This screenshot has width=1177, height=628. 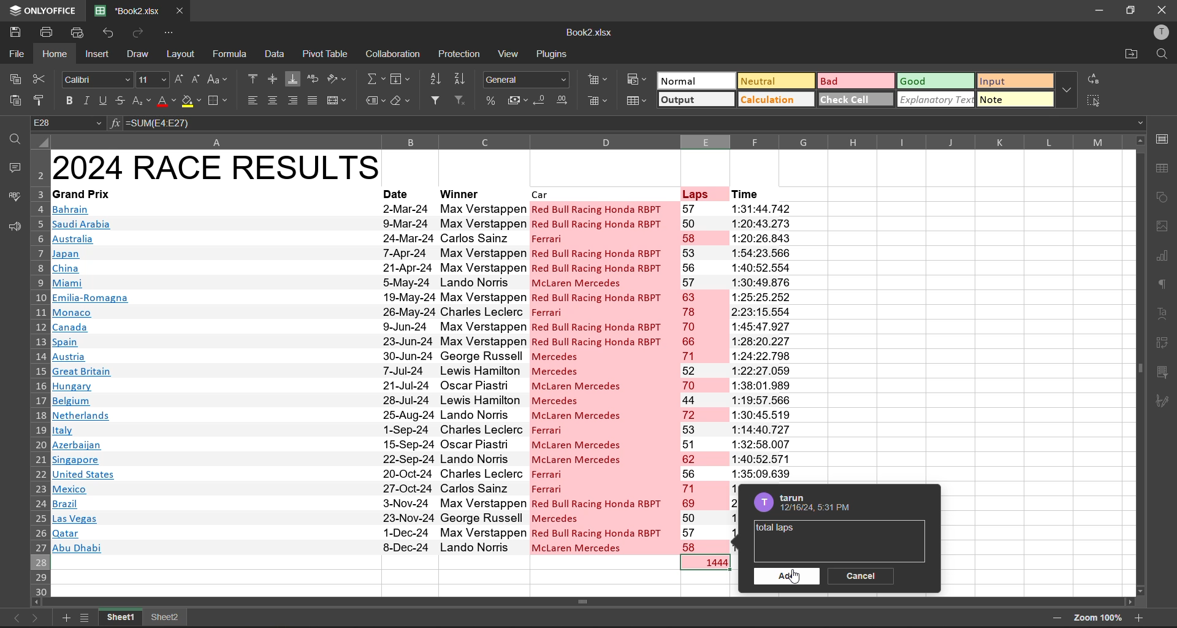 What do you see at coordinates (566, 99) in the screenshot?
I see `increase decimal` at bounding box center [566, 99].